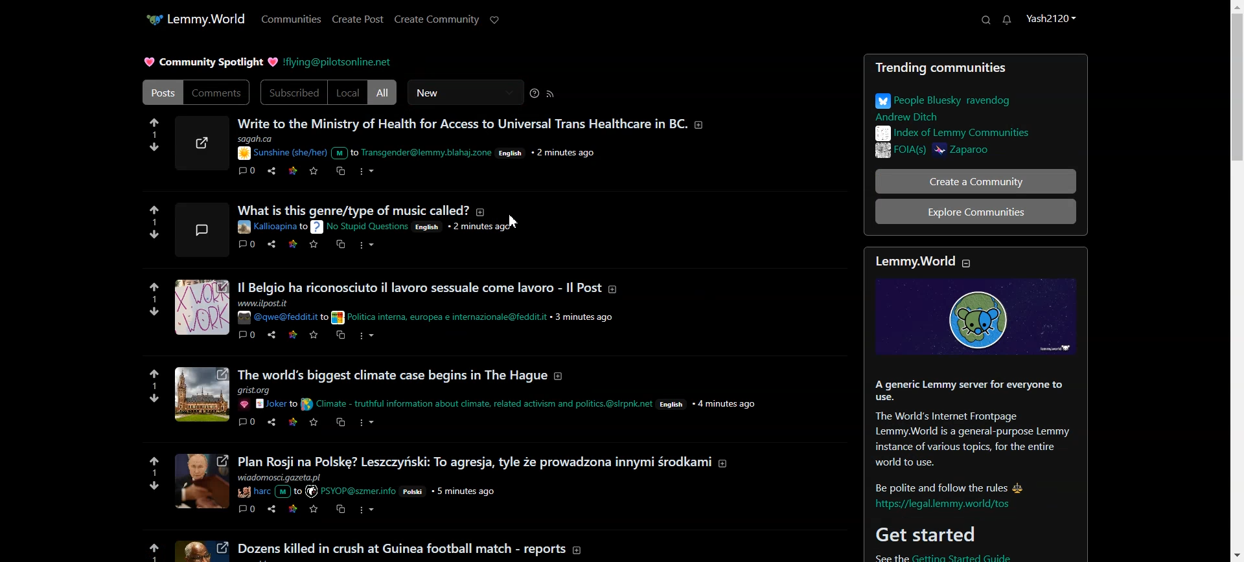 Image resolution: width=1244 pixels, height=562 pixels. What do you see at coordinates (351, 492) in the screenshot?
I see `text` at bounding box center [351, 492].